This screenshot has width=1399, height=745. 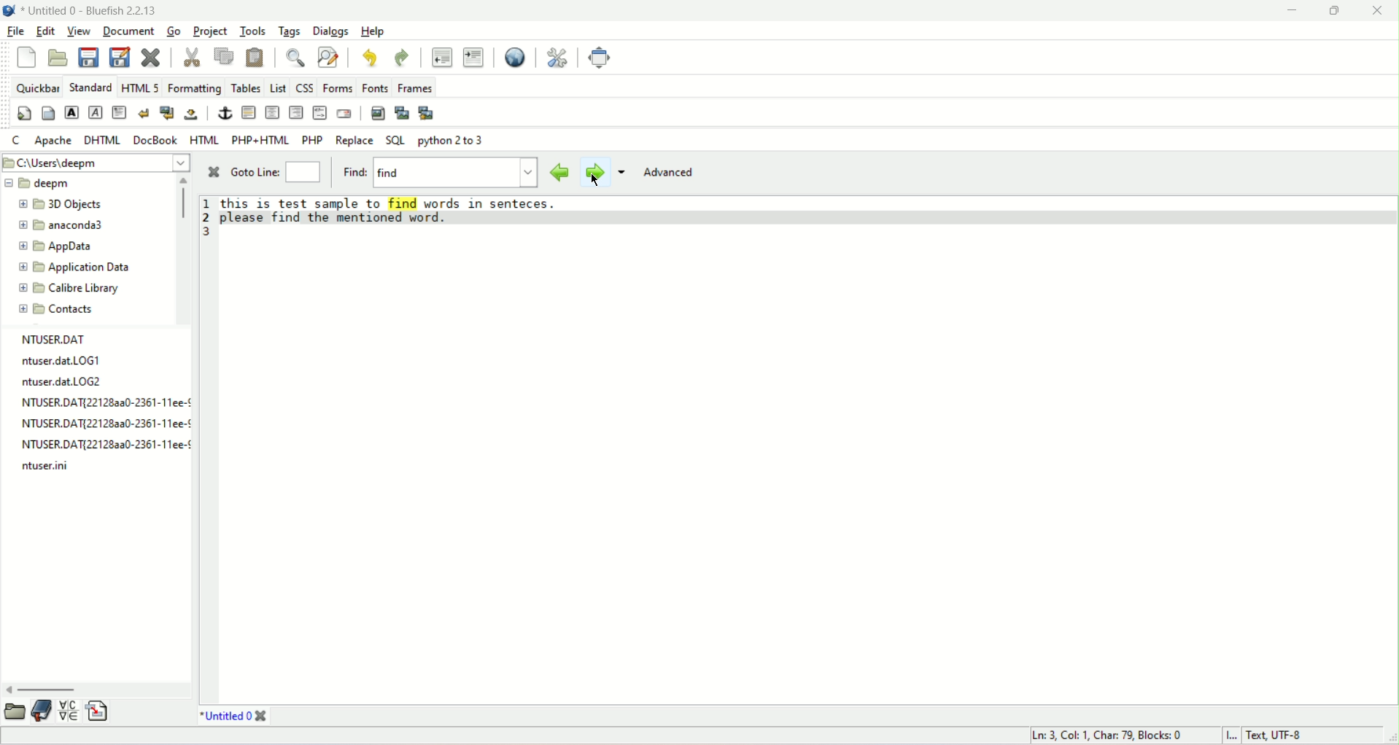 I want to click on location, so click(x=94, y=164).